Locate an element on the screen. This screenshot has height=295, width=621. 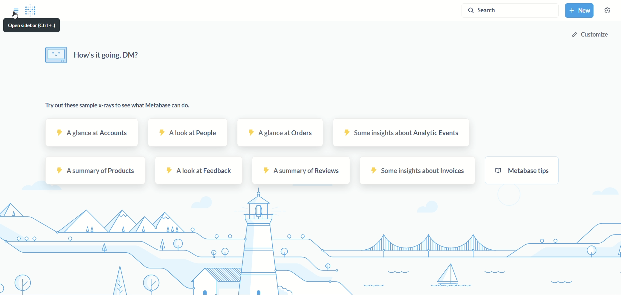
some insights about Analytic Events is located at coordinates (403, 133).